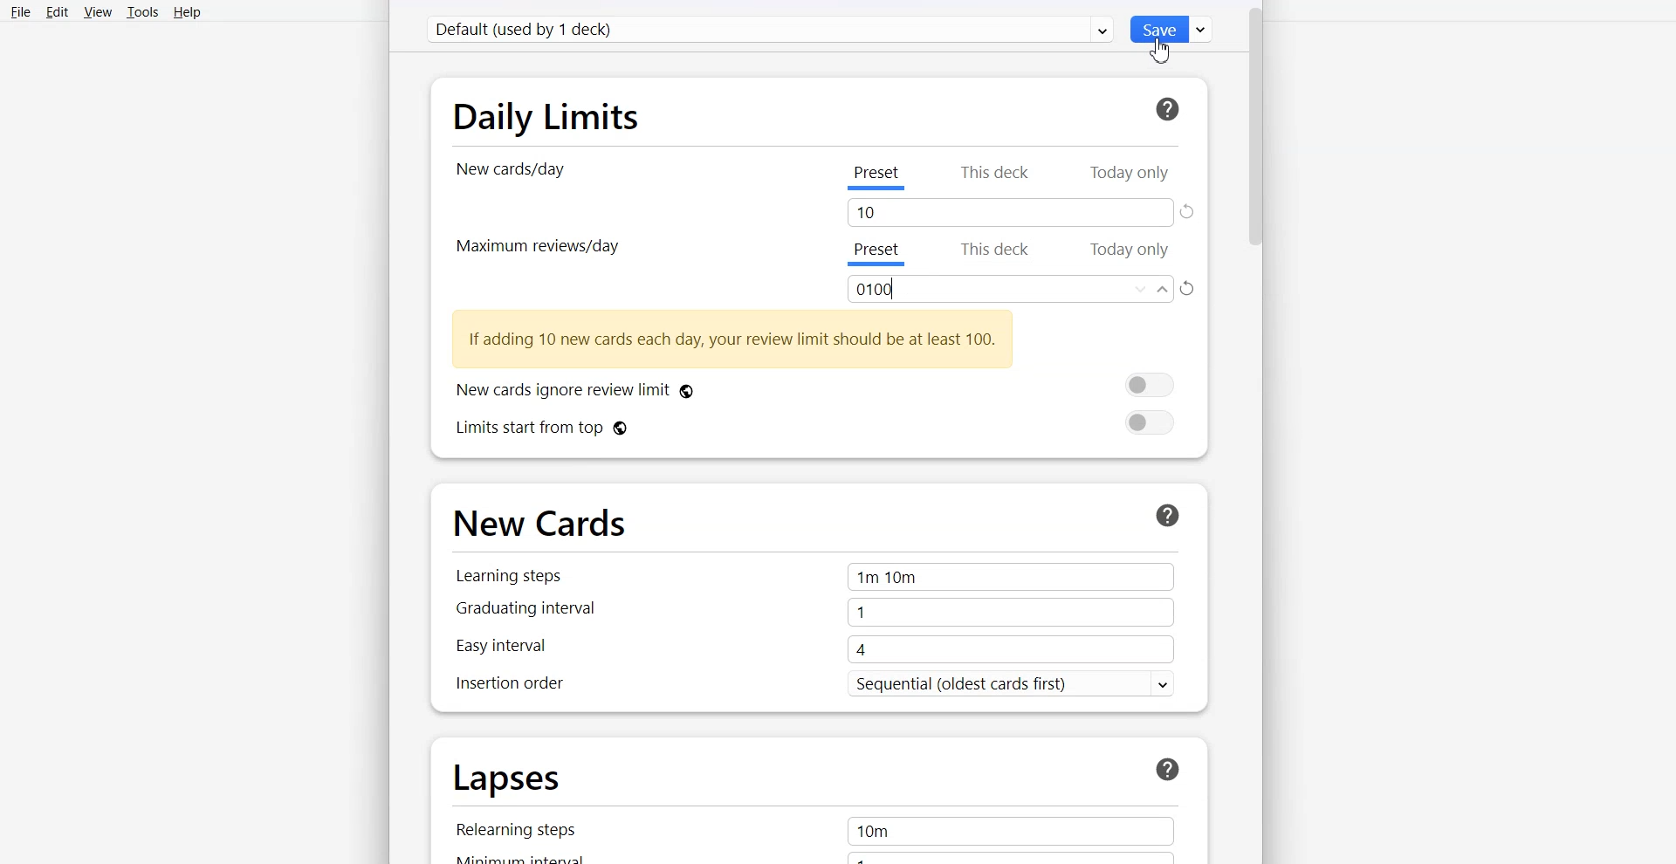 The width and height of the screenshot is (1676, 864). Describe the element at coordinates (1132, 252) in the screenshot. I see `Today Only` at that location.